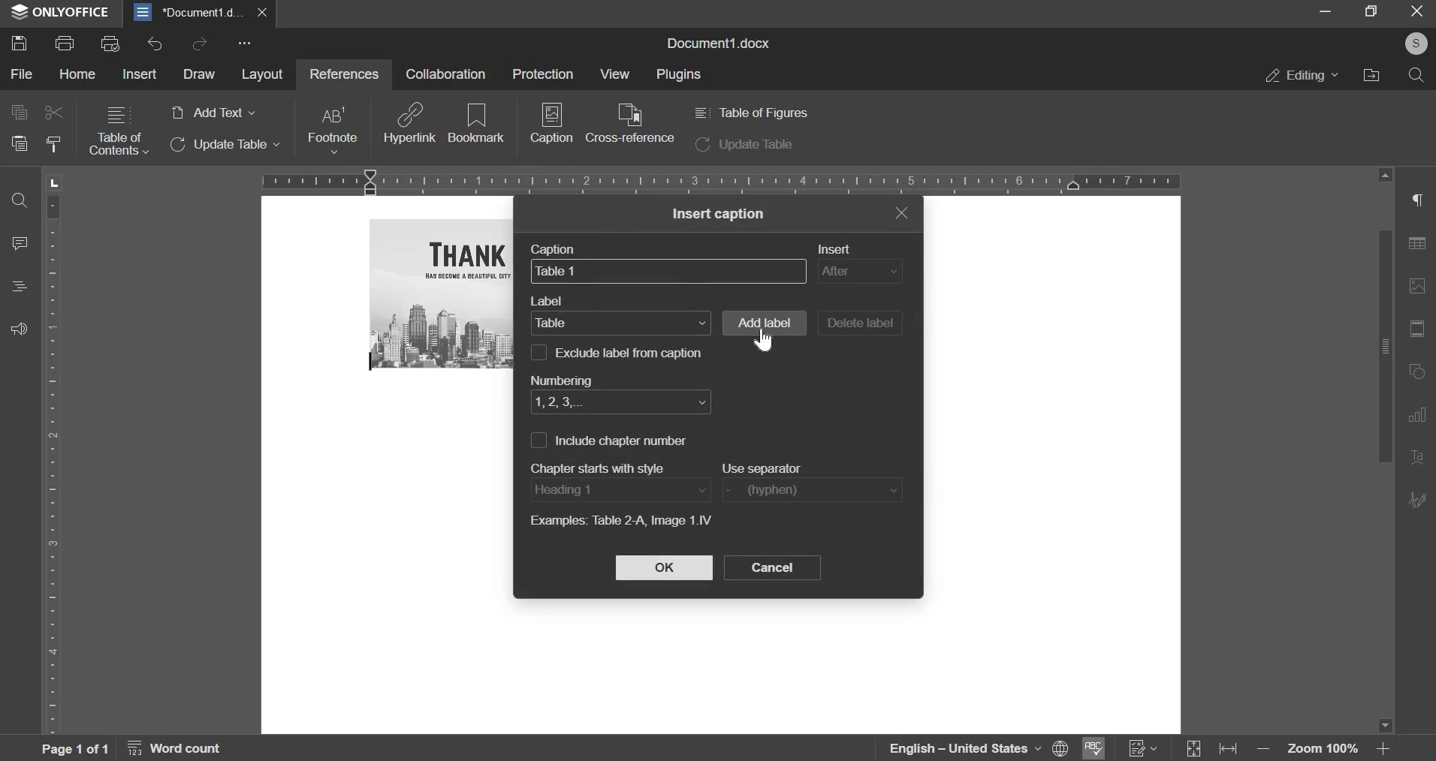 The image size is (1436, 761). Describe the element at coordinates (604, 466) in the screenshot. I see `chapter starts with style` at that location.